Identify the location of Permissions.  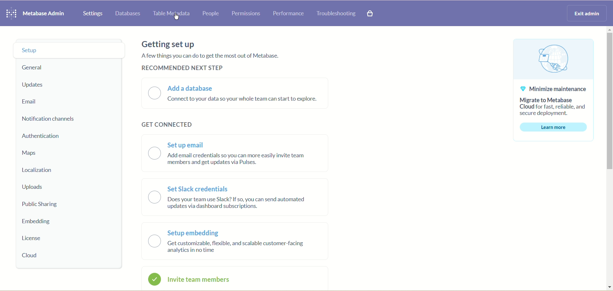
(248, 14).